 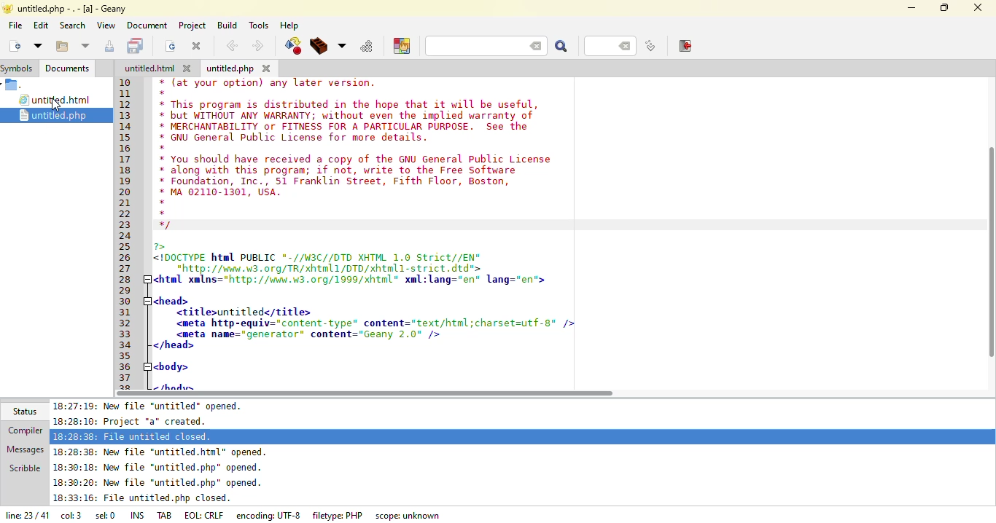 What do you see at coordinates (377, 234) in the screenshot?
I see `[Pe EEE RrESETI TS SHEERS SteenThis program is distributed in the hope that it will be useful,but WITHOUT ANY WARRANTY; without even the implied warranty ofMERCHANTABILITY or FITNESS FOR A PARTICULAR PURPOSE. See theGNU General Public License for more details.You should have received a copy of the GNU General Public Licensealong vith this program; if not, write to the Free SoftwareFoundation, Inc., 51 Franklin Street, Fifth Floor, Boston,MA 02110-1301, USA./DOCTYPE html PUBLIC “-//W3C//DTD XHTML 1.0 Strict//EN"1 ip Aa erg TA/ icimiL JOD Khel strict dedtml xmlns="http://wn.w3.org/1099/ xhtml" xml:lang="en" lang="en"scad><titlesuntitled</title><meta http-equiv="content-type’ content="text/htnl;charset=utf-8* /><meta name="generator” content="Geany 2.0" />head>body` at bounding box center [377, 234].